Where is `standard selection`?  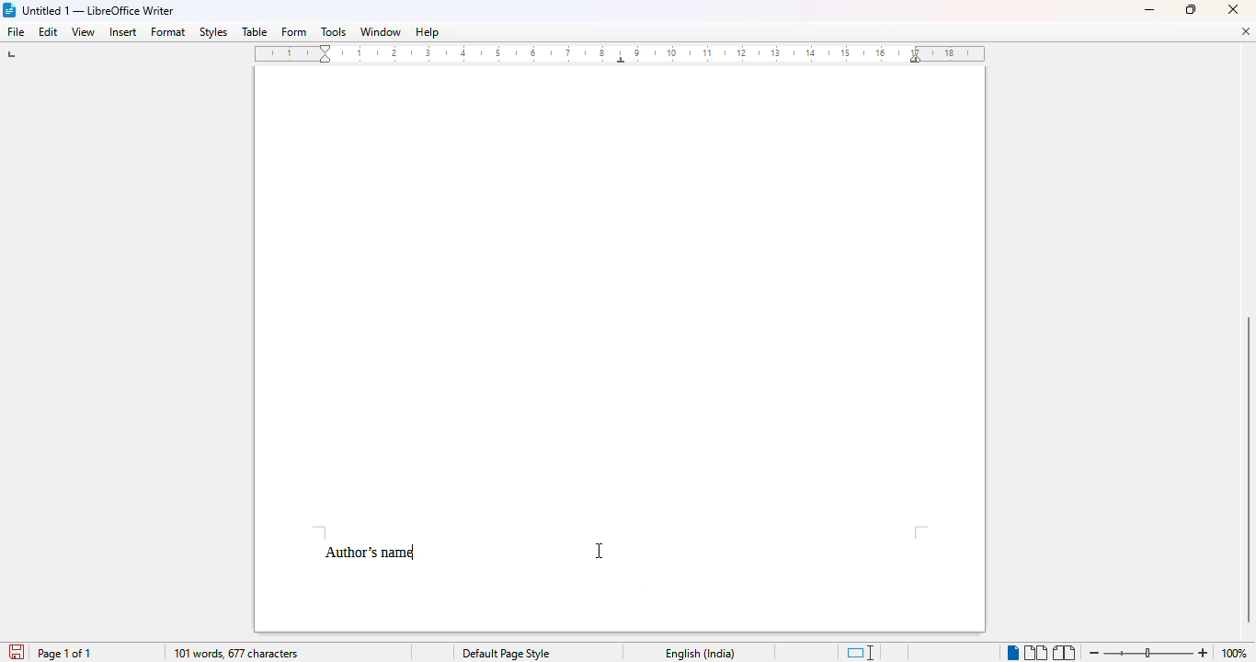
standard selection is located at coordinates (862, 653).